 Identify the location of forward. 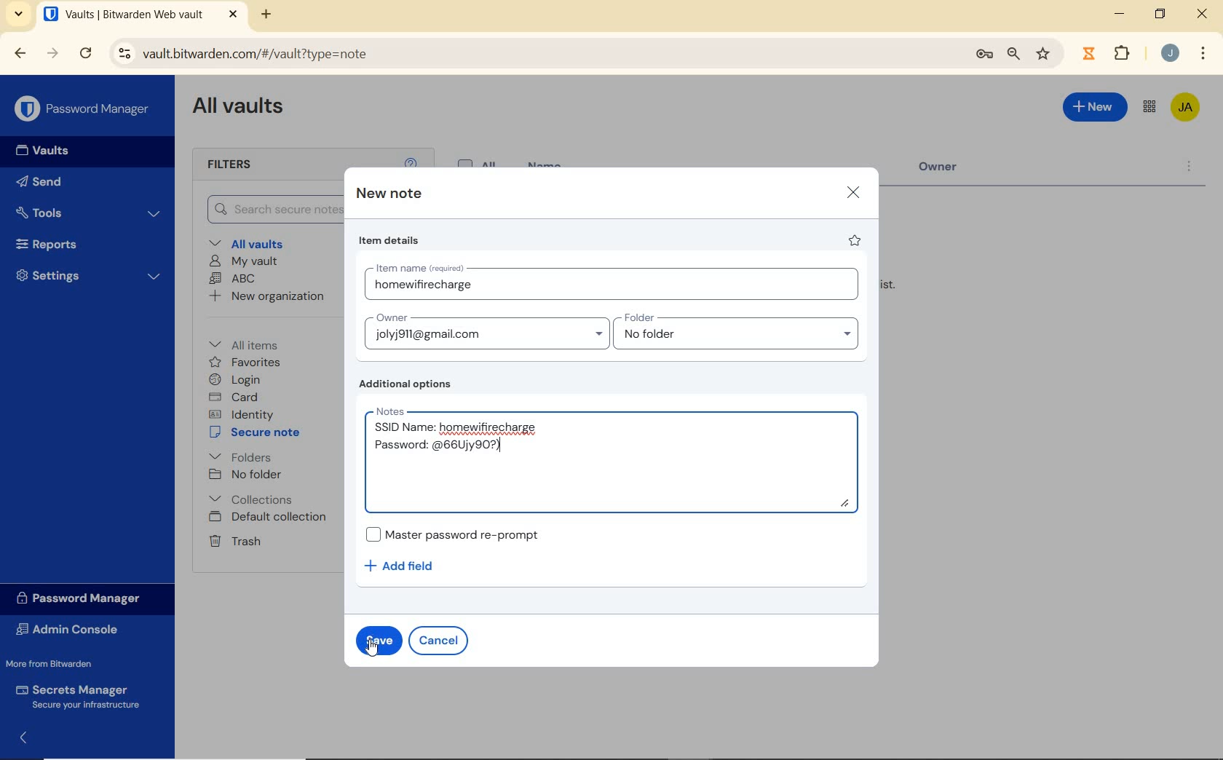
(52, 53).